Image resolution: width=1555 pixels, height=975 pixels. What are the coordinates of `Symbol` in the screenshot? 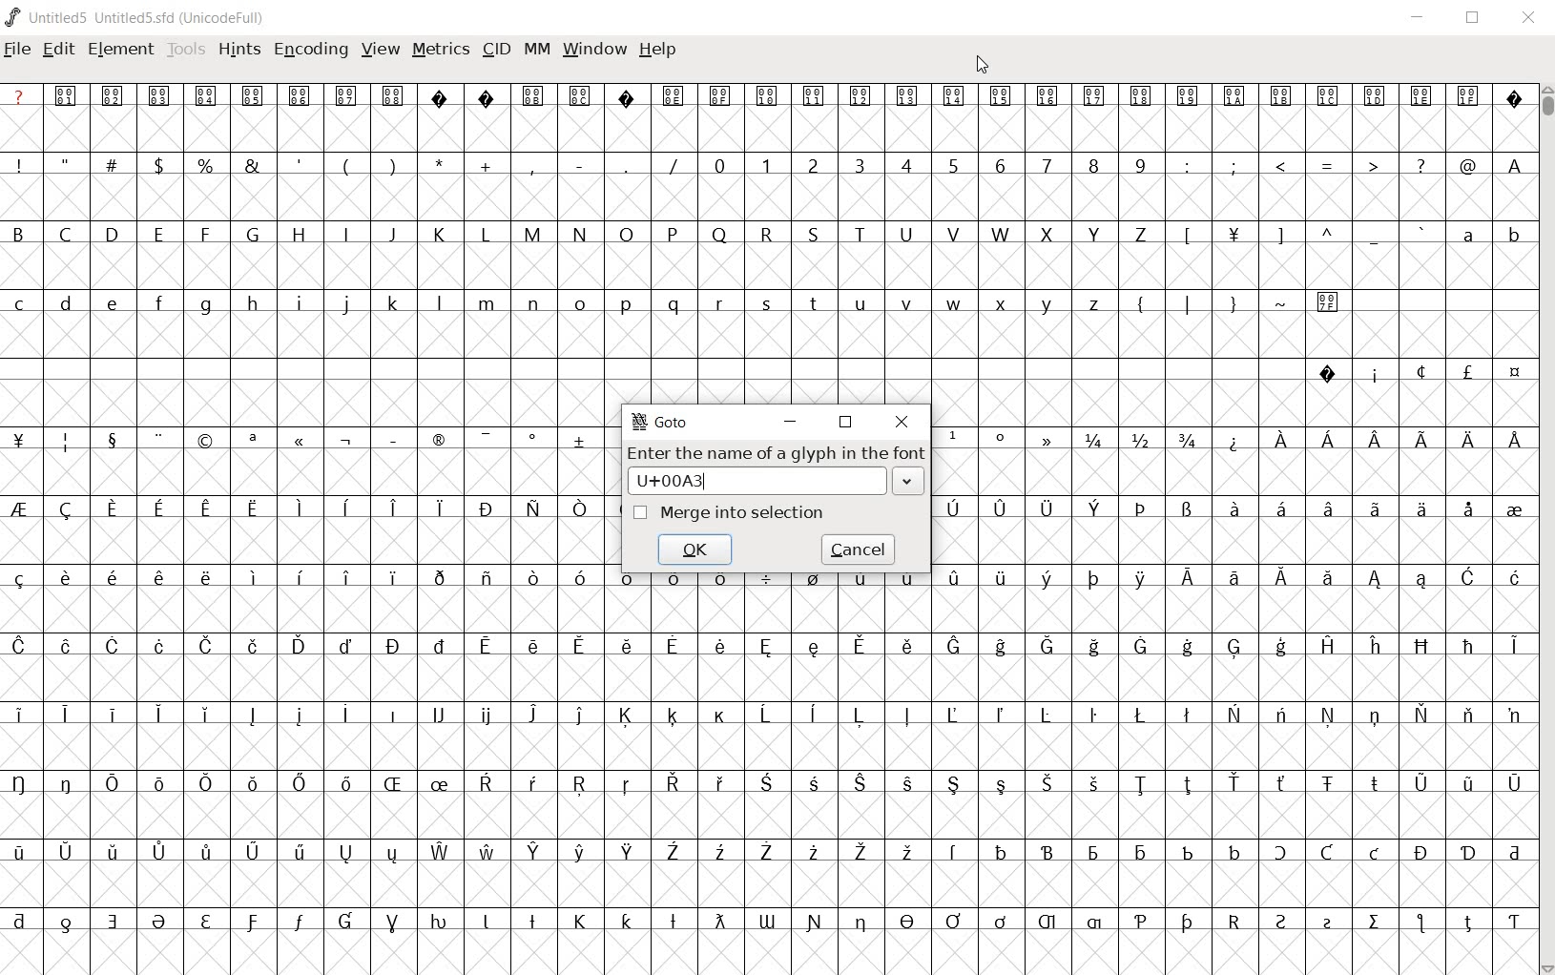 It's located at (673, 584).